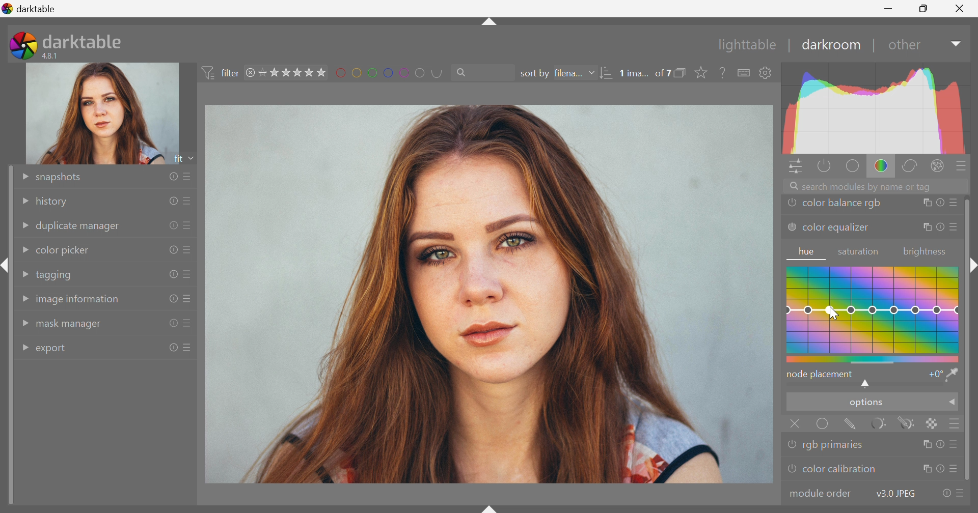 The height and width of the screenshot is (513, 978). I want to click on enable this, then click on a control element to see its online help, so click(723, 72).